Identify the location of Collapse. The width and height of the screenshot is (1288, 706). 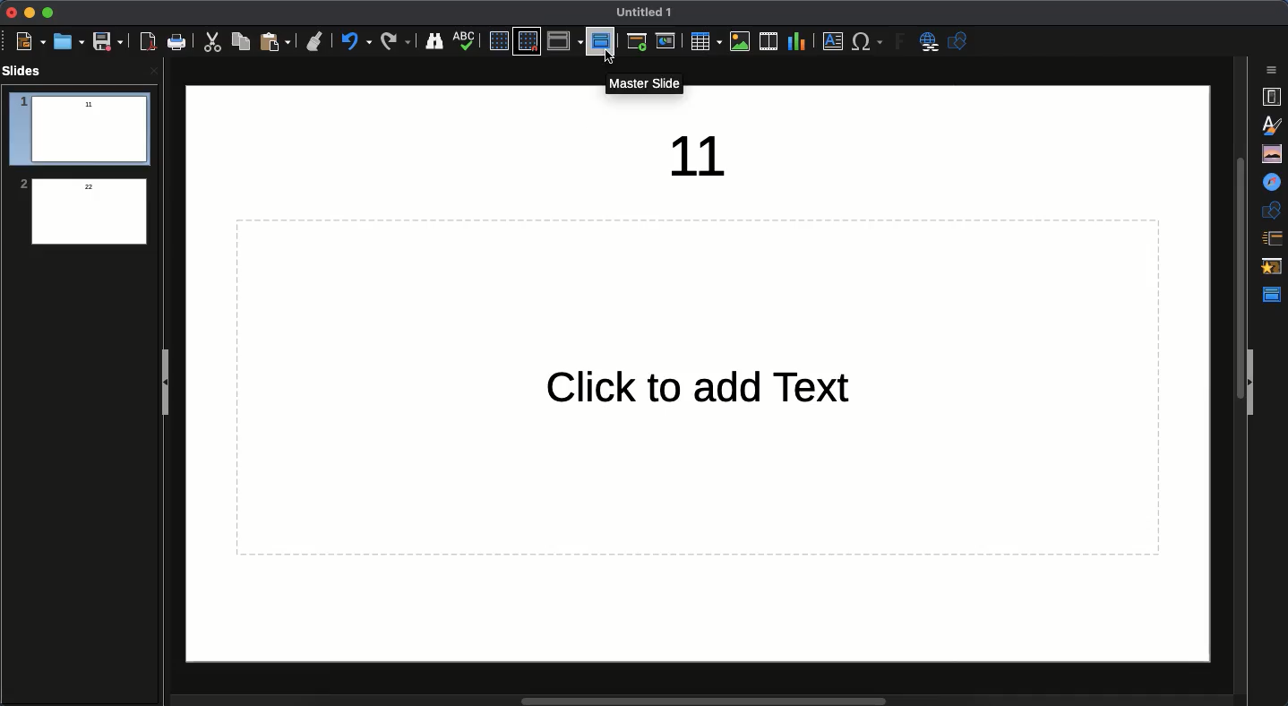
(169, 384).